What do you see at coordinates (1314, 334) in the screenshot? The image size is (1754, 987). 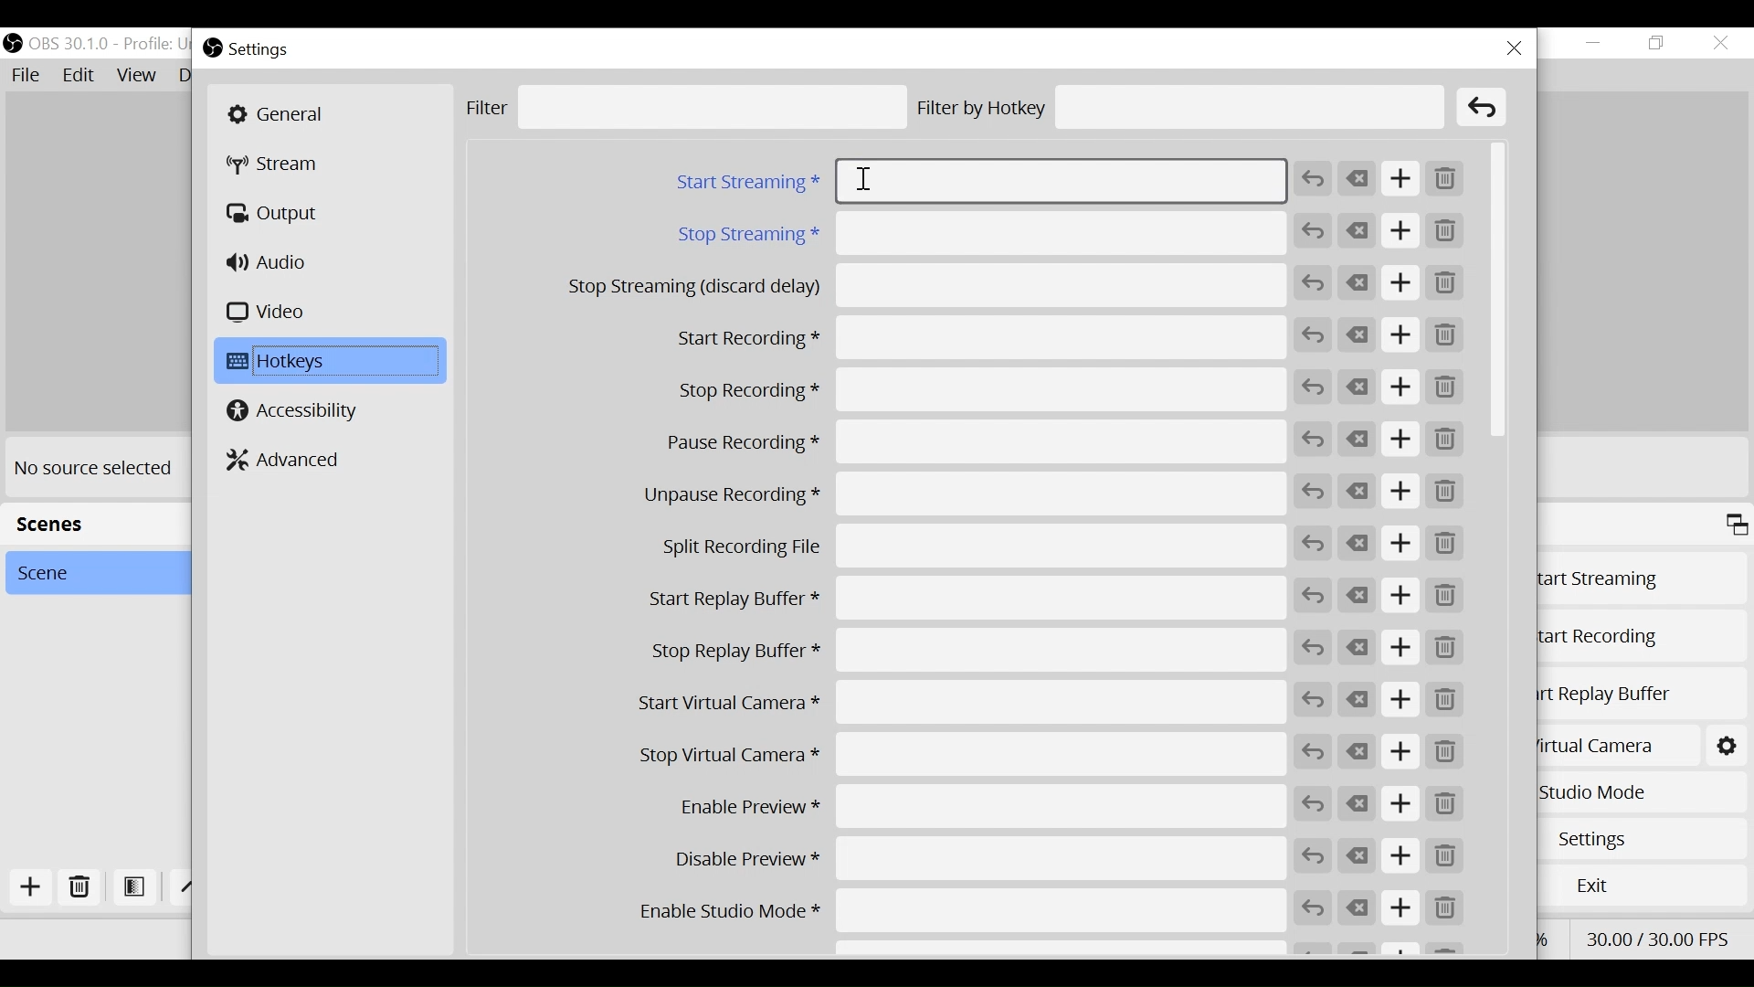 I see `Revert` at bounding box center [1314, 334].